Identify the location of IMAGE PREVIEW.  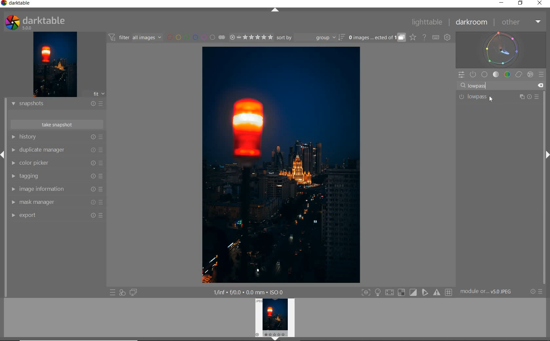
(55, 64).